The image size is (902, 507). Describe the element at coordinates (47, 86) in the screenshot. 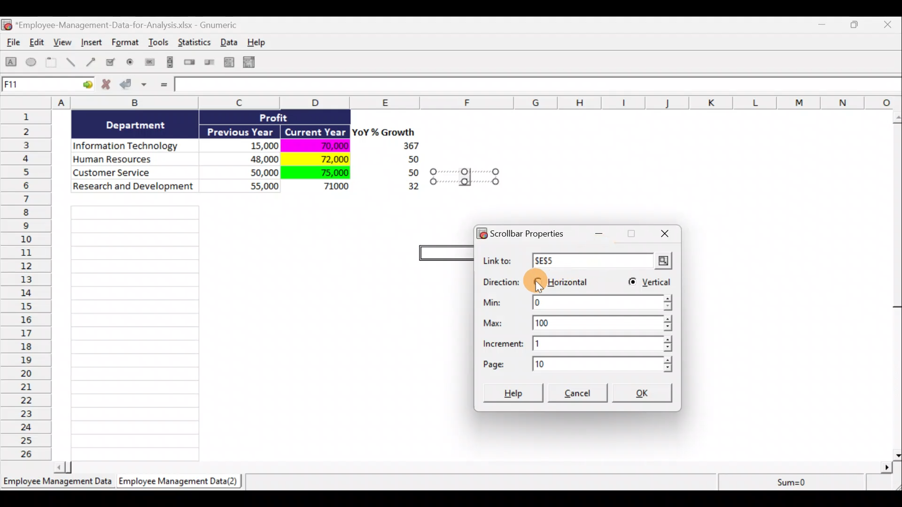

I see `Cell allocation` at that location.